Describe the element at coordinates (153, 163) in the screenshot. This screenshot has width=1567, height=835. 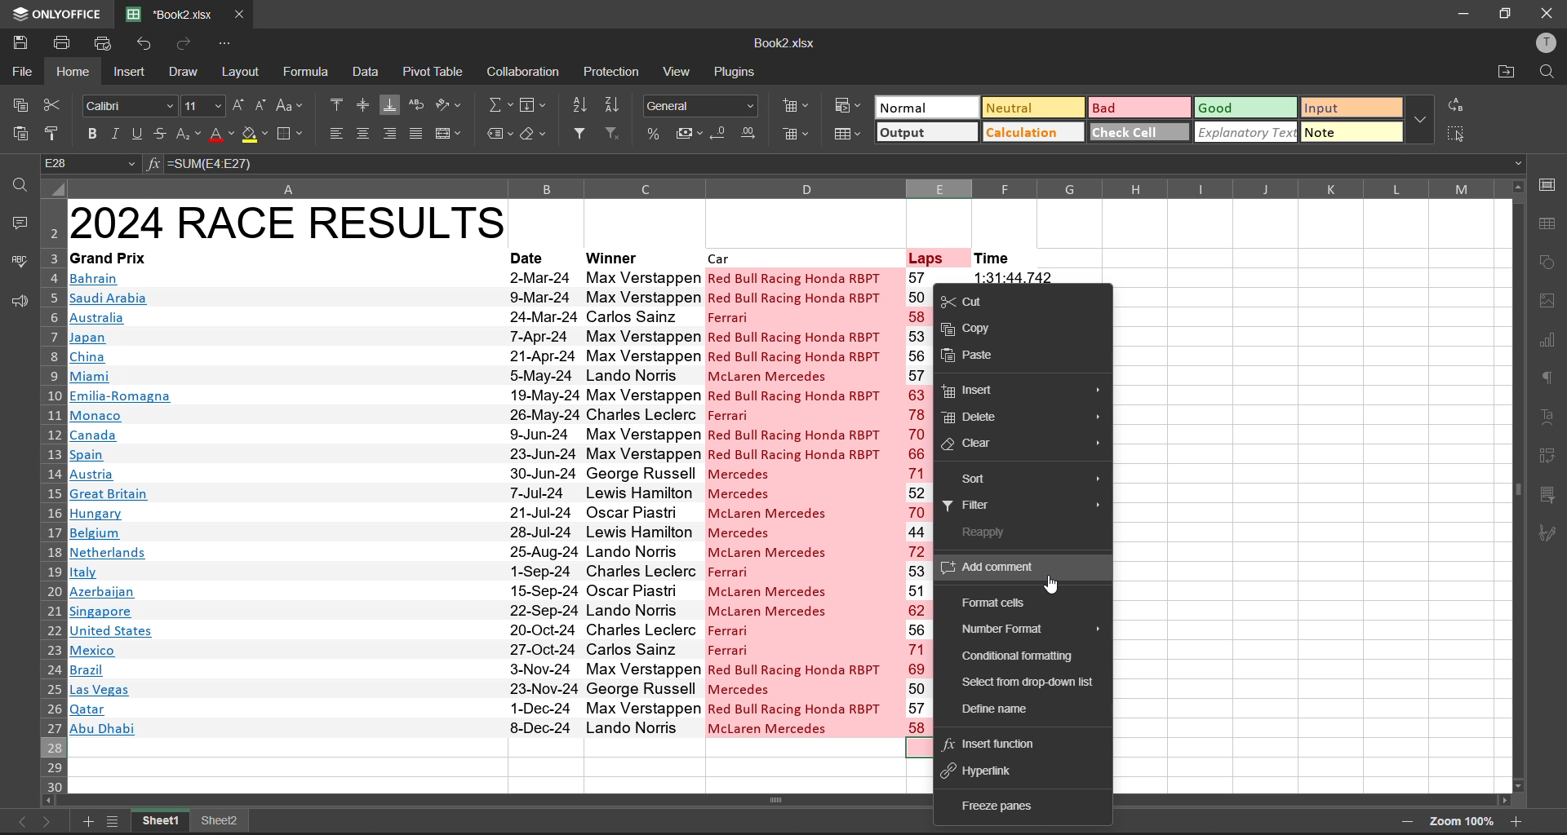
I see `fx` at that location.